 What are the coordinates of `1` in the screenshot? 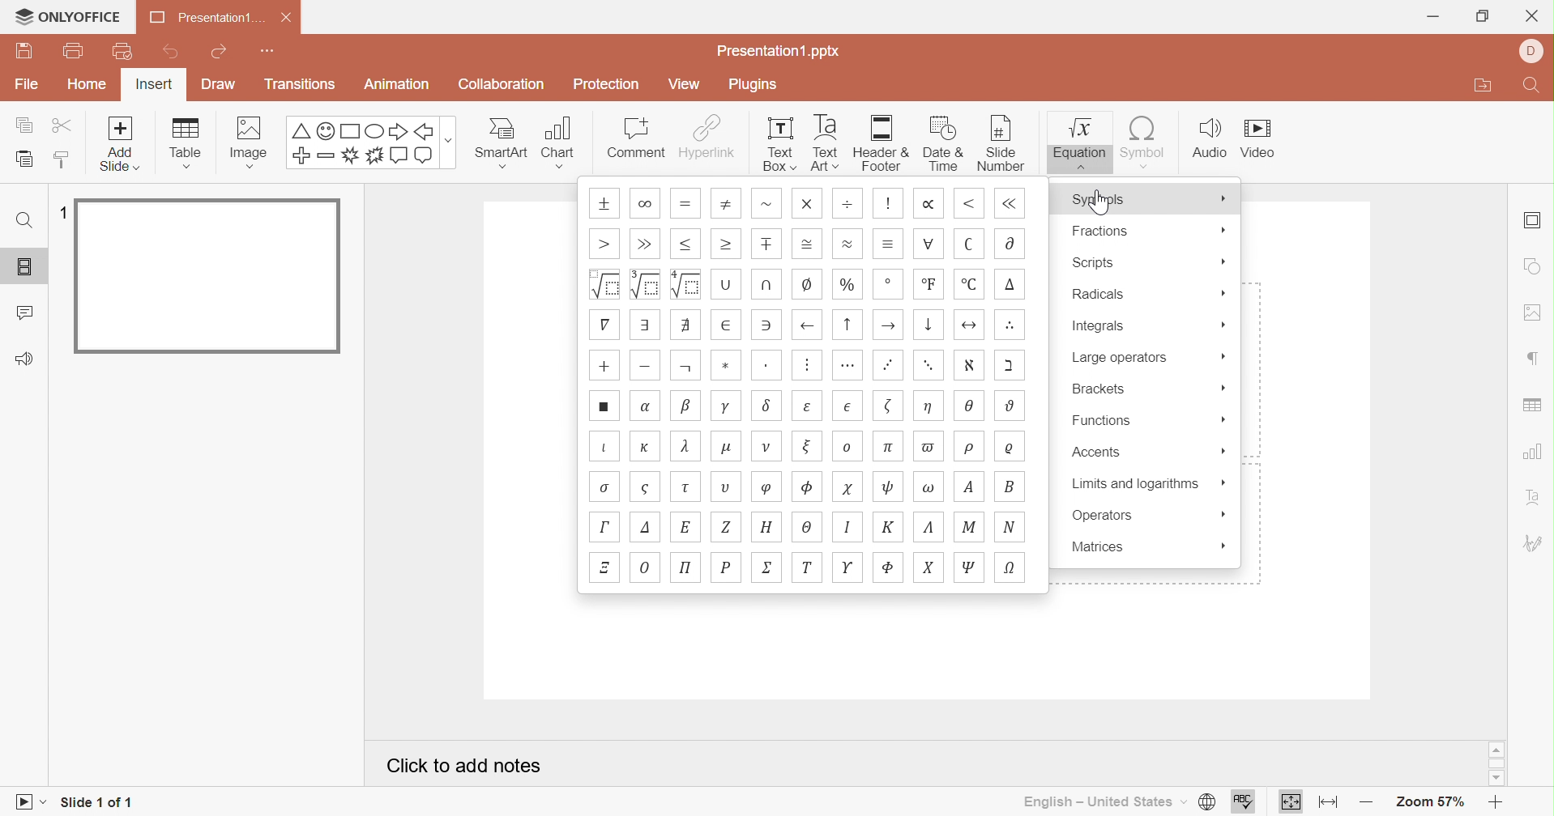 It's located at (64, 211).